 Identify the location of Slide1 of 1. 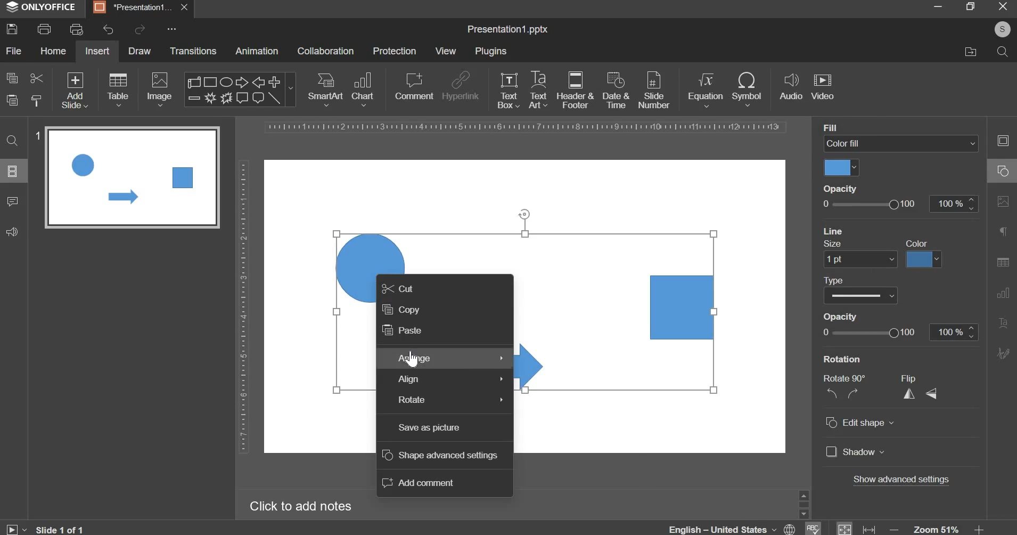
(60, 529).